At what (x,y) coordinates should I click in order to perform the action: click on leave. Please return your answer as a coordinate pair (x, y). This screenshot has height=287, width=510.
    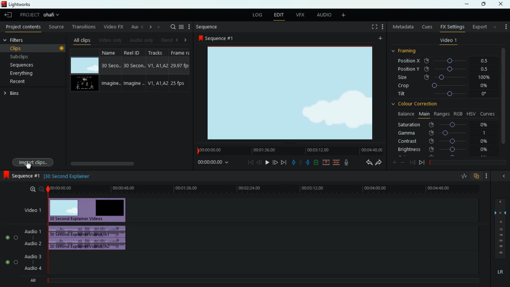
    Looking at the image, I should click on (8, 15).